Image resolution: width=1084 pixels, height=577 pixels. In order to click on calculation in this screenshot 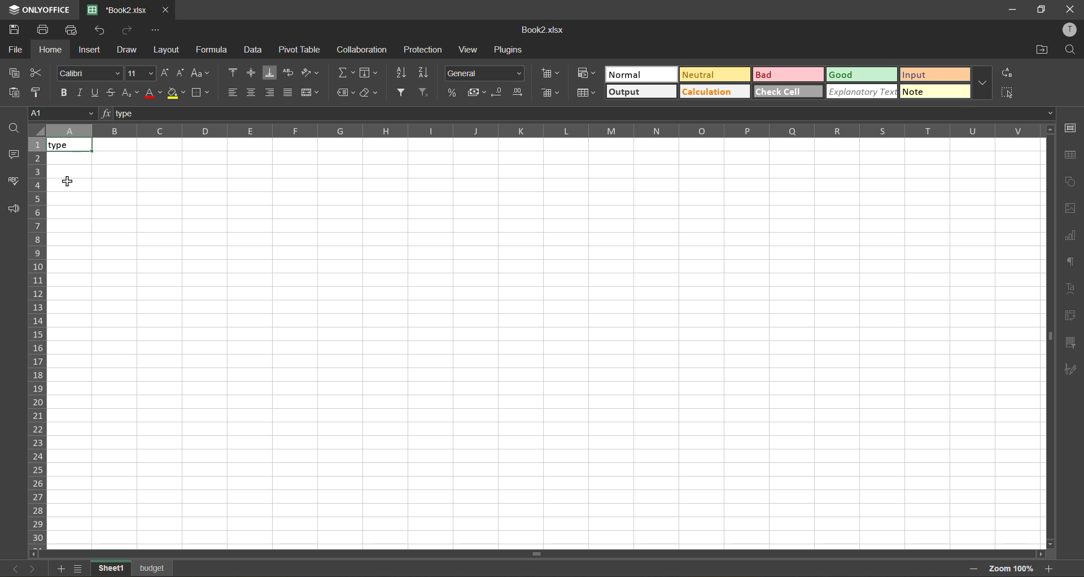, I will do `click(715, 93)`.